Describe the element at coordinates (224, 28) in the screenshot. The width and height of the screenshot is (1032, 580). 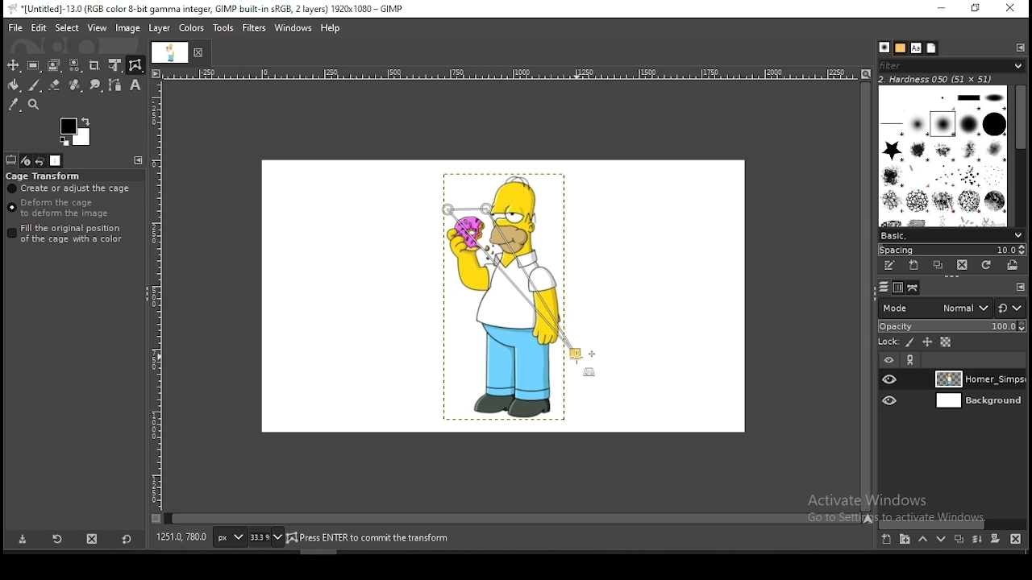
I see `tools` at that location.